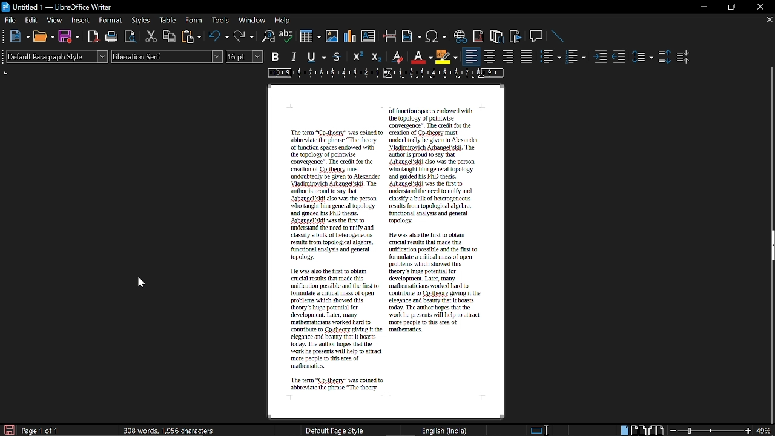  I want to click on Insert field, so click(411, 37).